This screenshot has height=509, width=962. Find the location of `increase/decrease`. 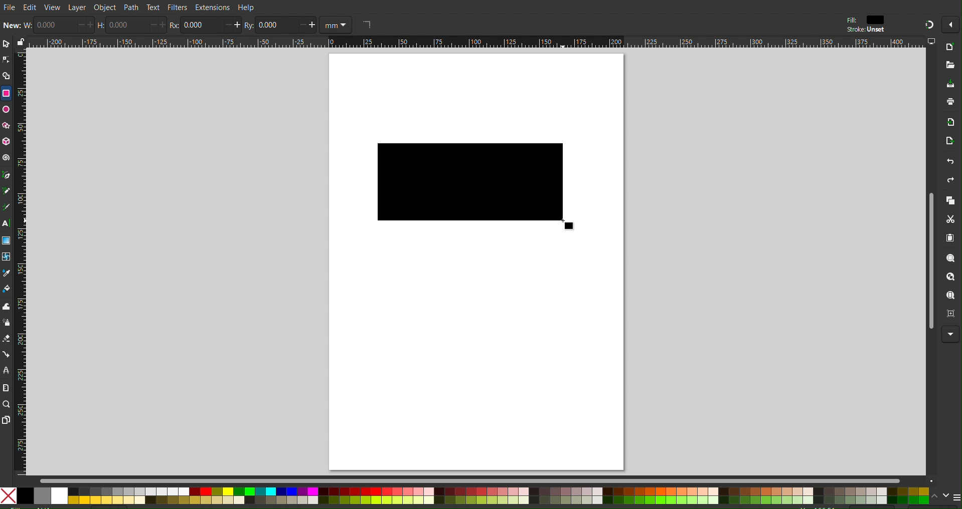

increase/decrease is located at coordinates (306, 25).